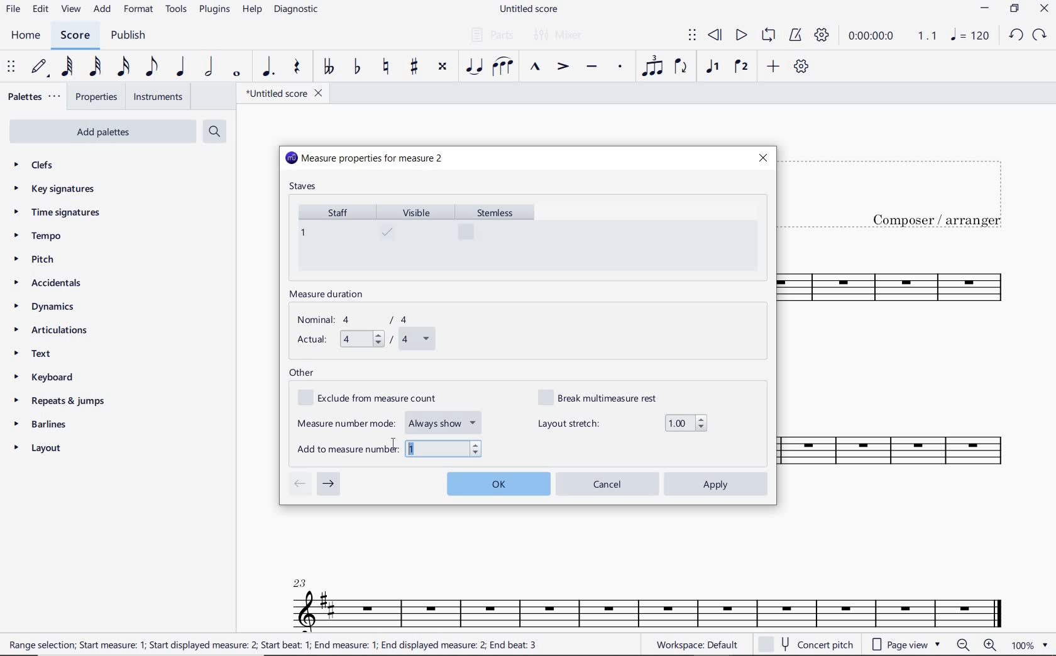 Image resolution: width=1056 pixels, height=656 pixels. What do you see at coordinates (155, 96) in the screenshot?
I see `INSTRUMENTS` at bounding box center [155, 96].